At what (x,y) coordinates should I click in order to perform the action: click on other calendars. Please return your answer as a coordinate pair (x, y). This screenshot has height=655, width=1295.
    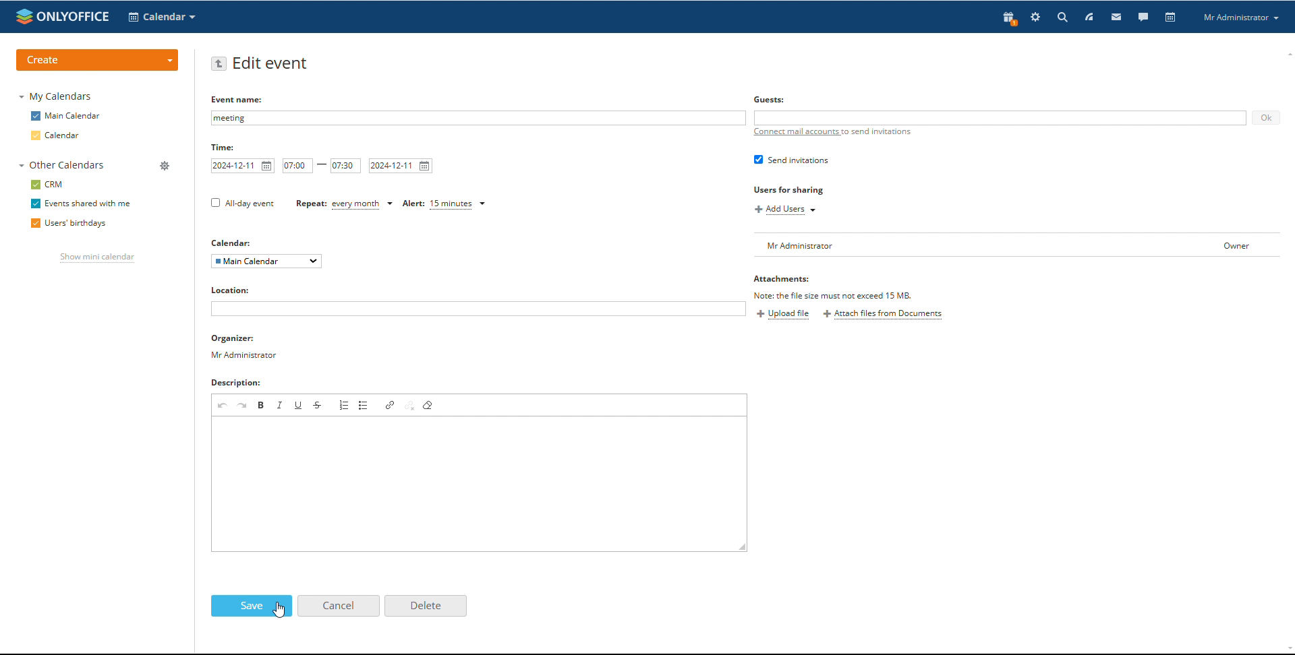
    Looking at the image, I should click on (62, 165).